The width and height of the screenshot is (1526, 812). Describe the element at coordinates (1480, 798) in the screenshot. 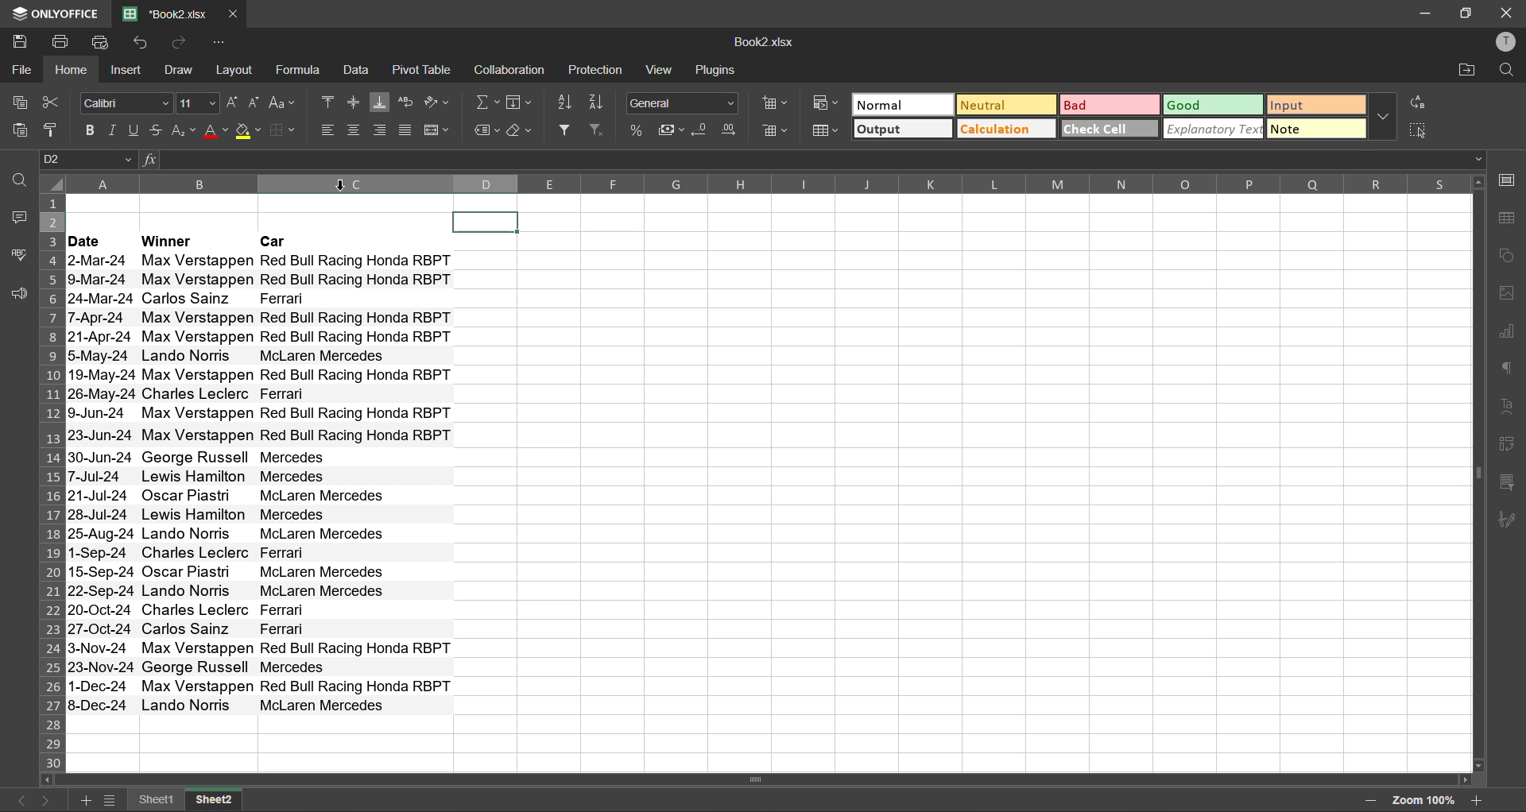

I see `zoom in` at that location.